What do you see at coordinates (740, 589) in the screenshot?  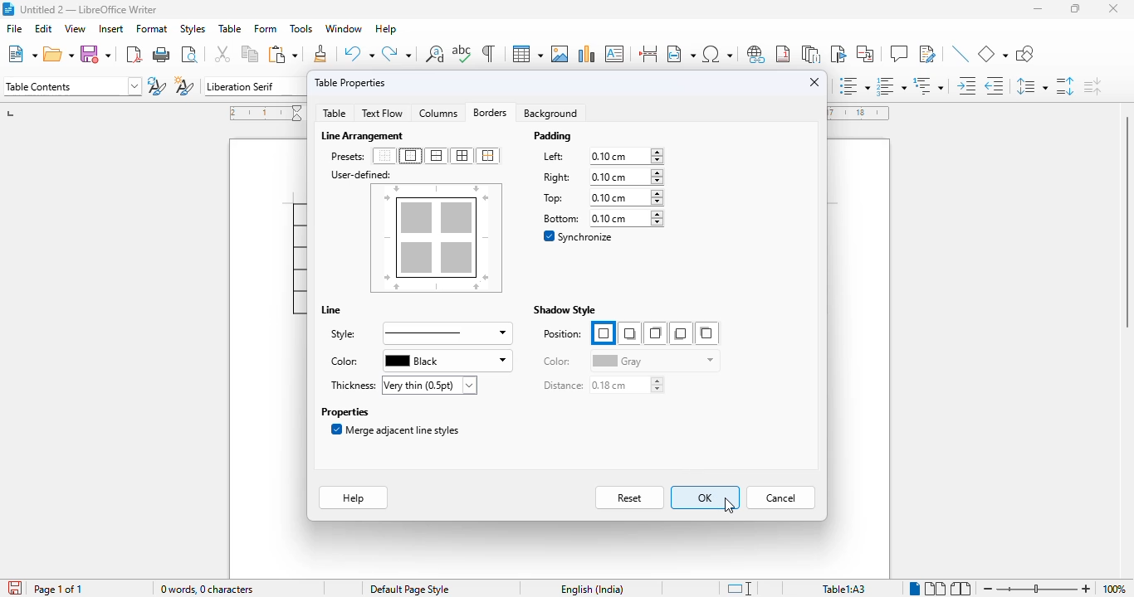 I see `standard selection` at bounding box center [740, 589].